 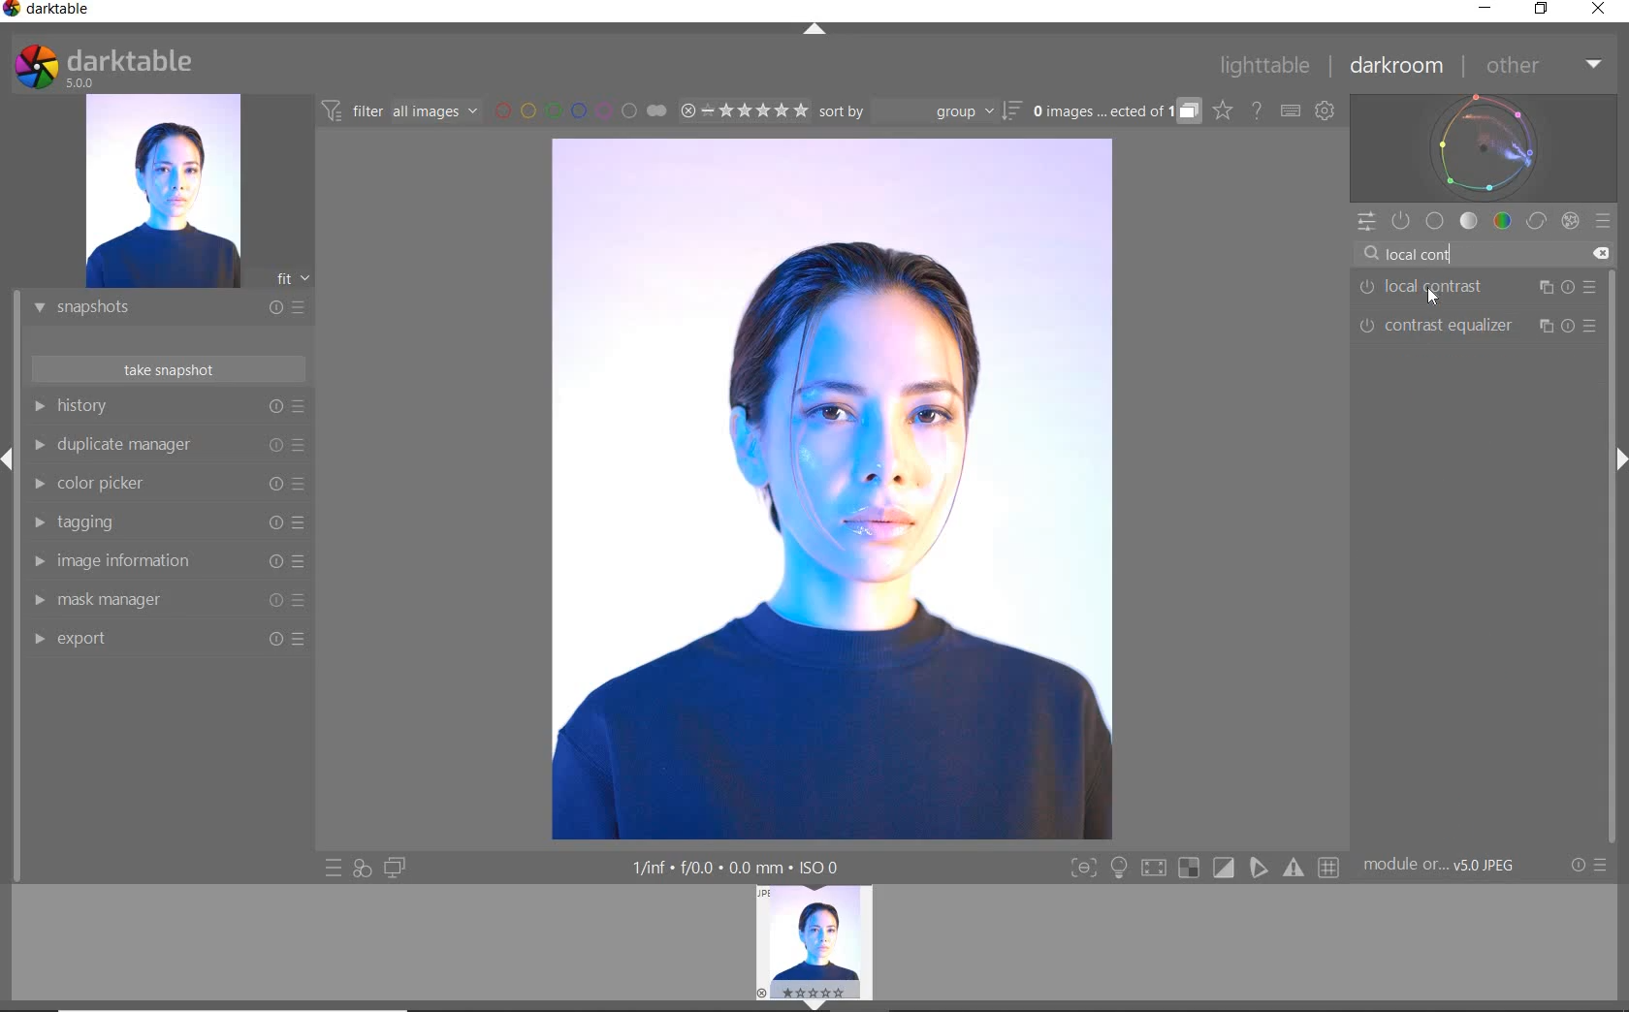 I want to click on TONE, so click(x=1470, y=221).